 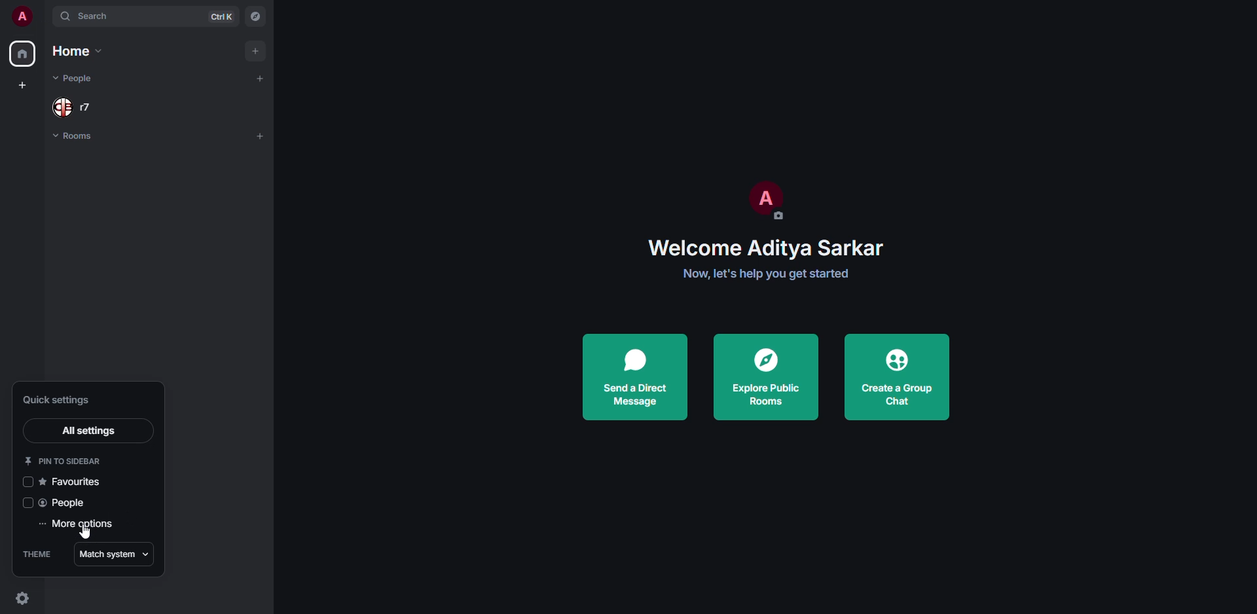 What do you see at coordinates (764, 199) in the screenshot?
I see `profile pic` at bounding box center [764, 199].